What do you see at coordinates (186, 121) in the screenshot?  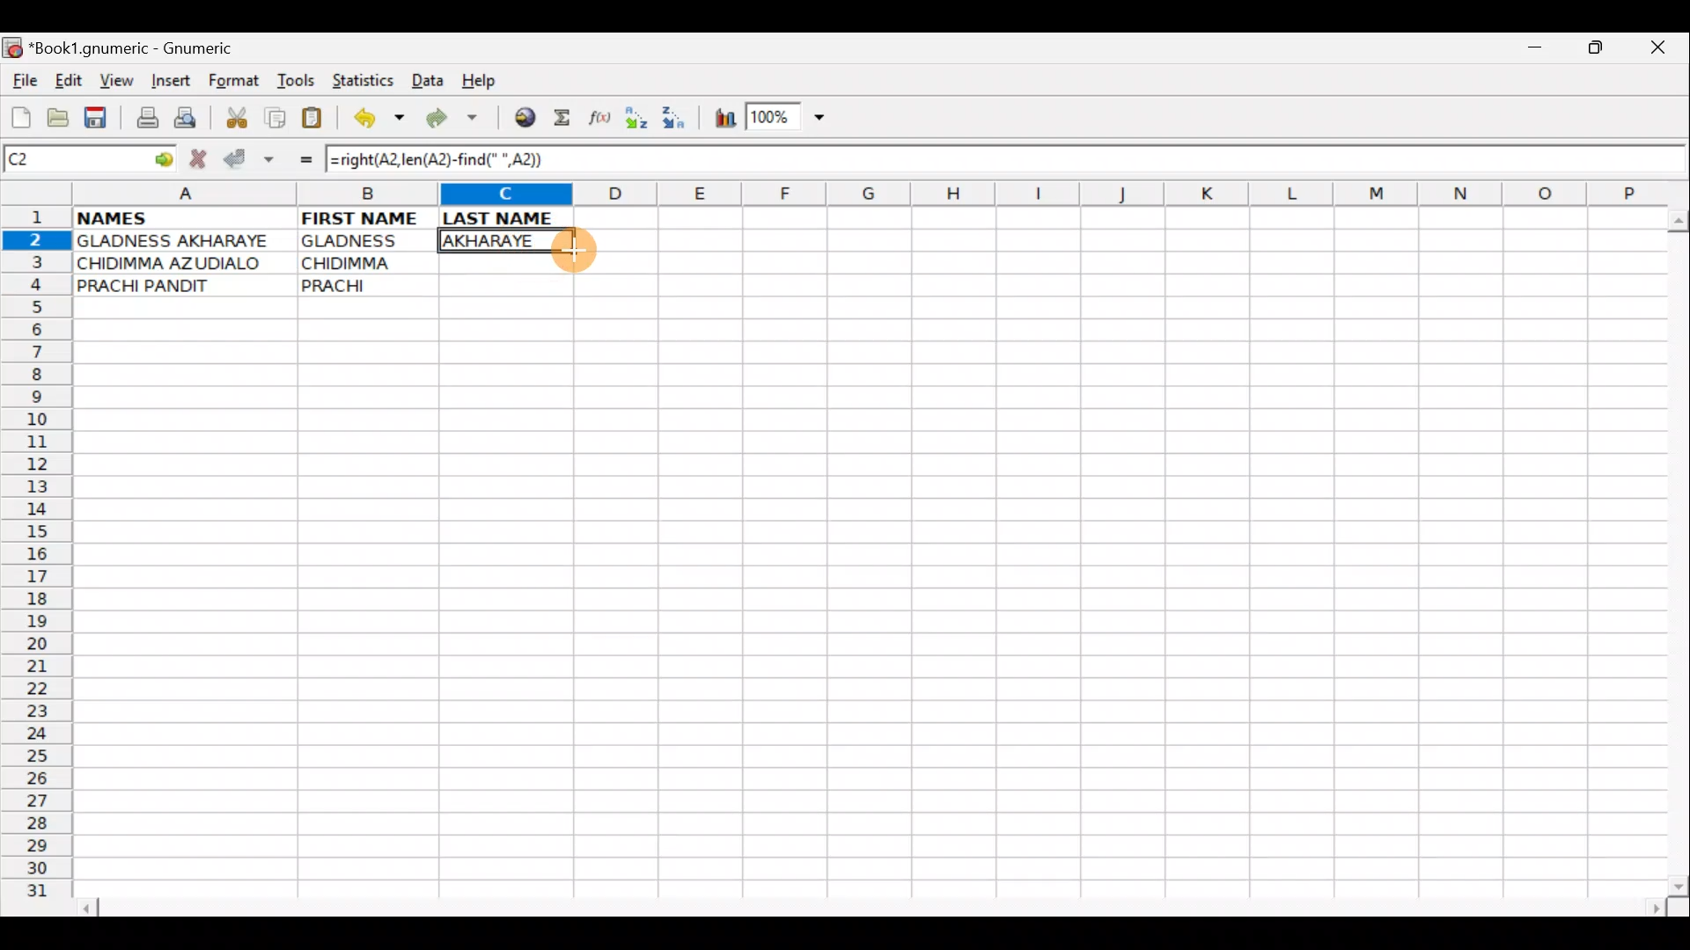 I see `Print preview` at bounding box center [186, 121].